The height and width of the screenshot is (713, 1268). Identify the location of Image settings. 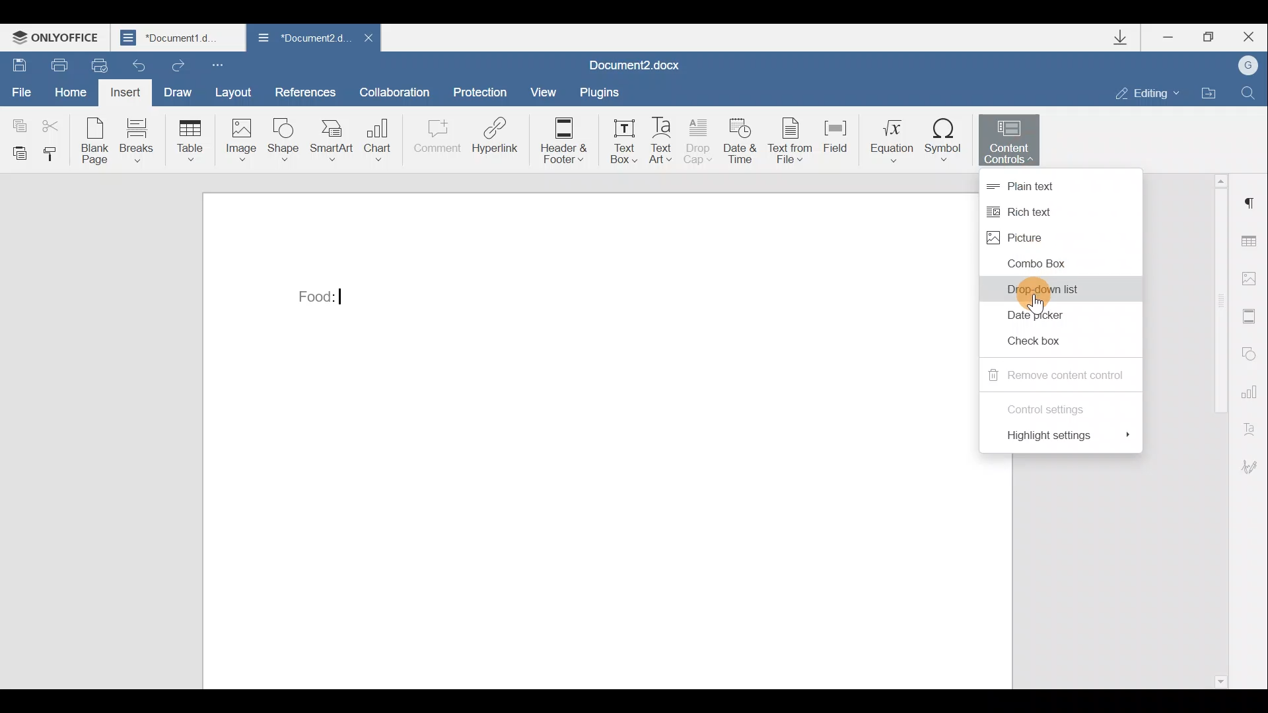
(1252, 279).